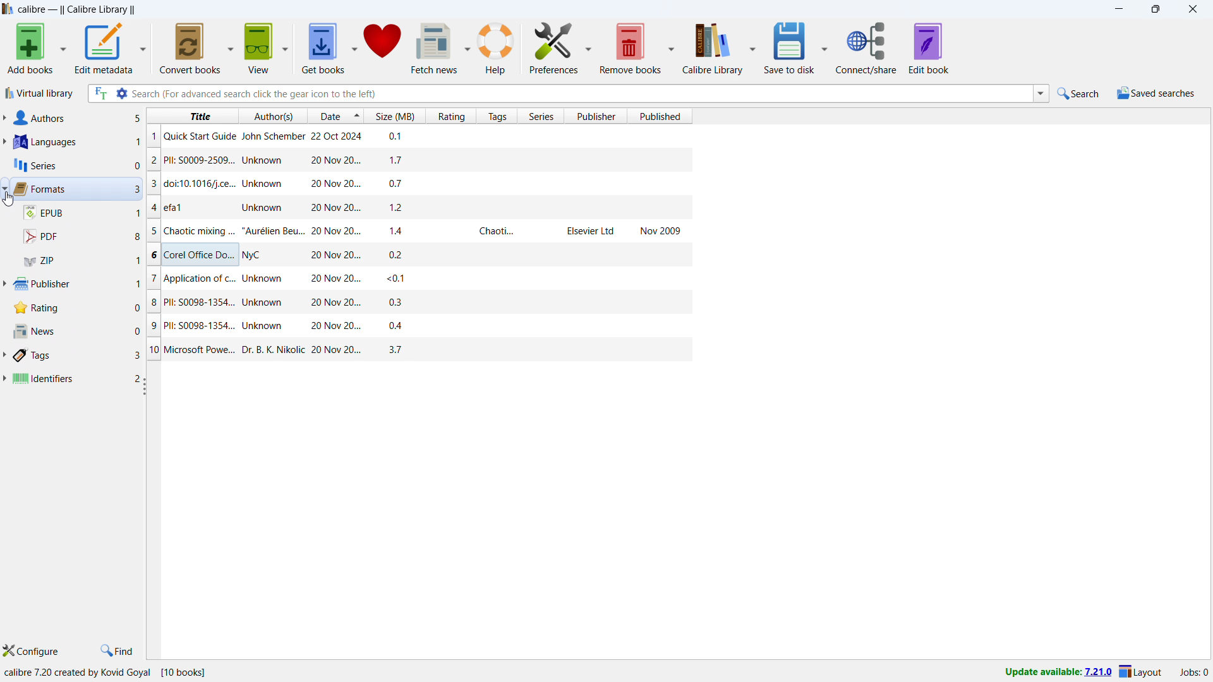 The height and width of the screenshot is (682, 1213). I want to click on one book entry, so click(414, 254).